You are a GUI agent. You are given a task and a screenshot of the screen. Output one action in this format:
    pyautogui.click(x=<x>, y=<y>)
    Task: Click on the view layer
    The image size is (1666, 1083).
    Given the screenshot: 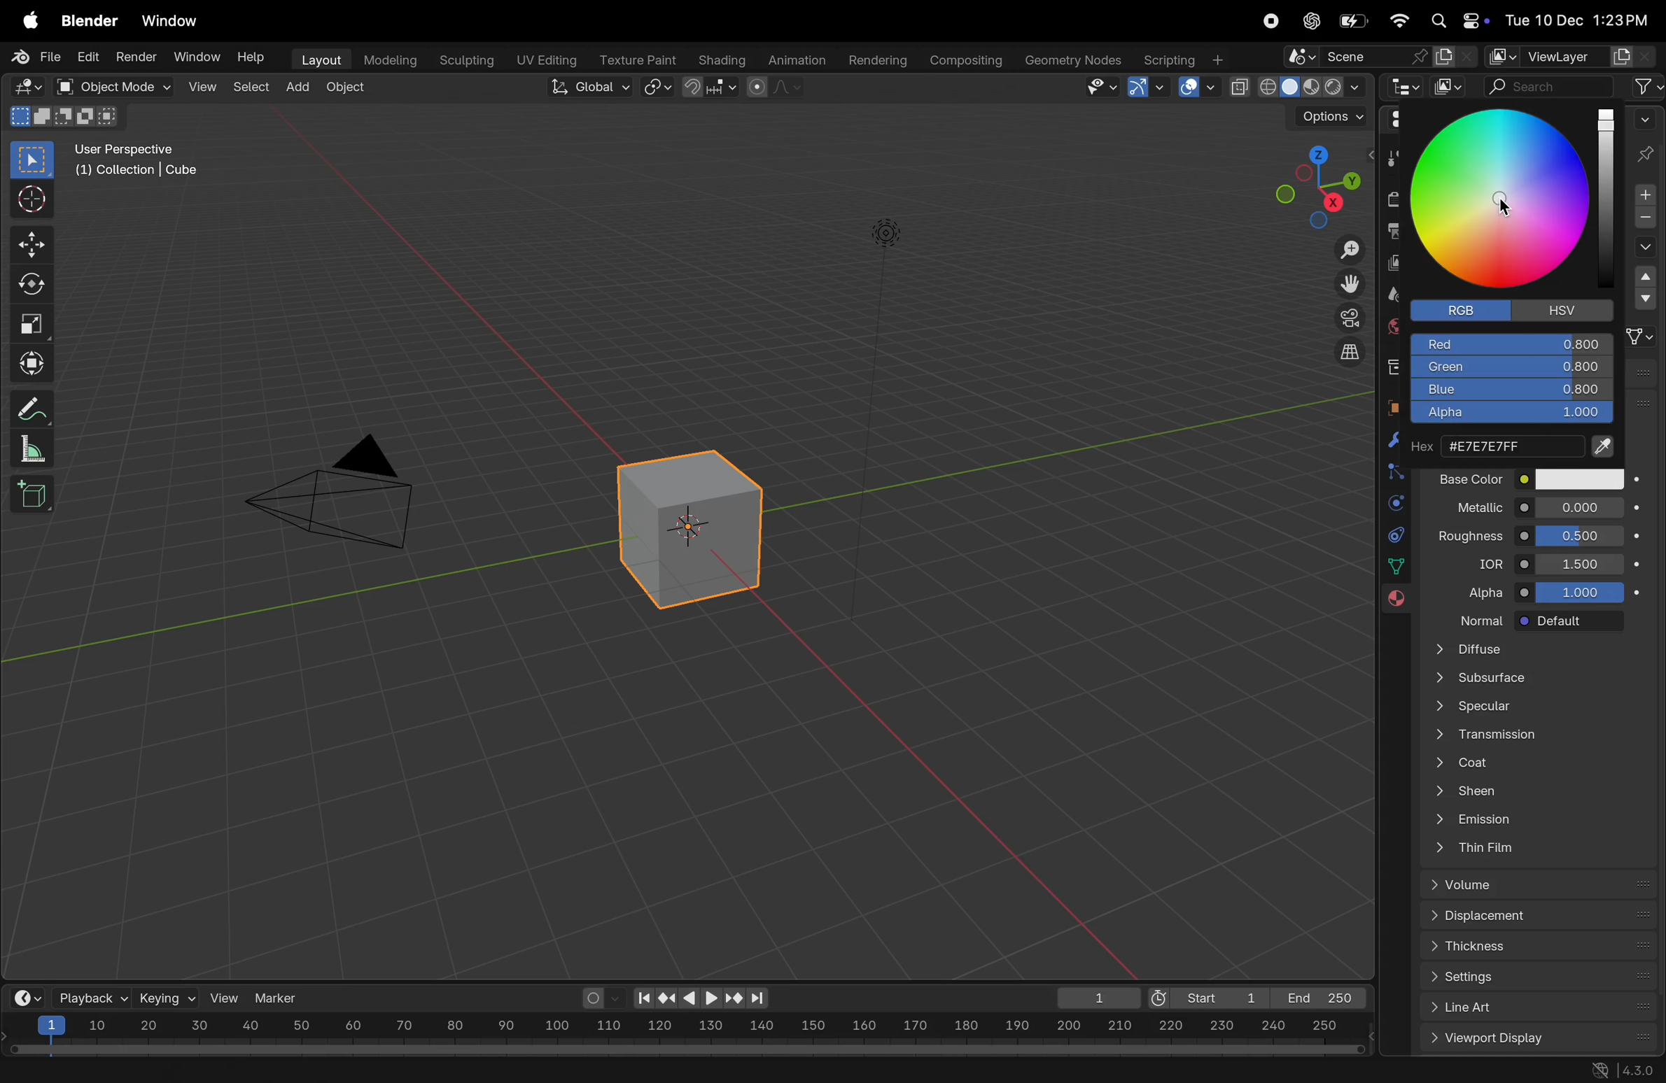 What is the action you would take?
    pyautogui.click(x=1390, y=264)
    